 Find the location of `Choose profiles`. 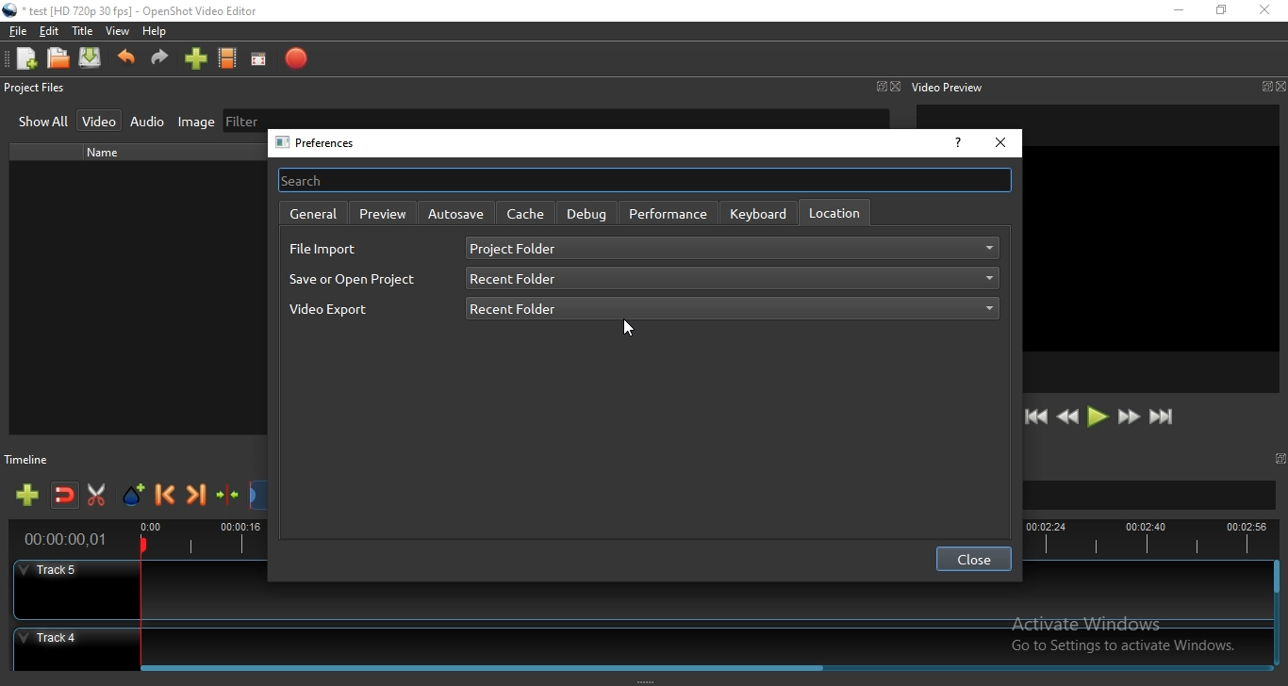

Choose profiles is located at coordinates (228, 59).